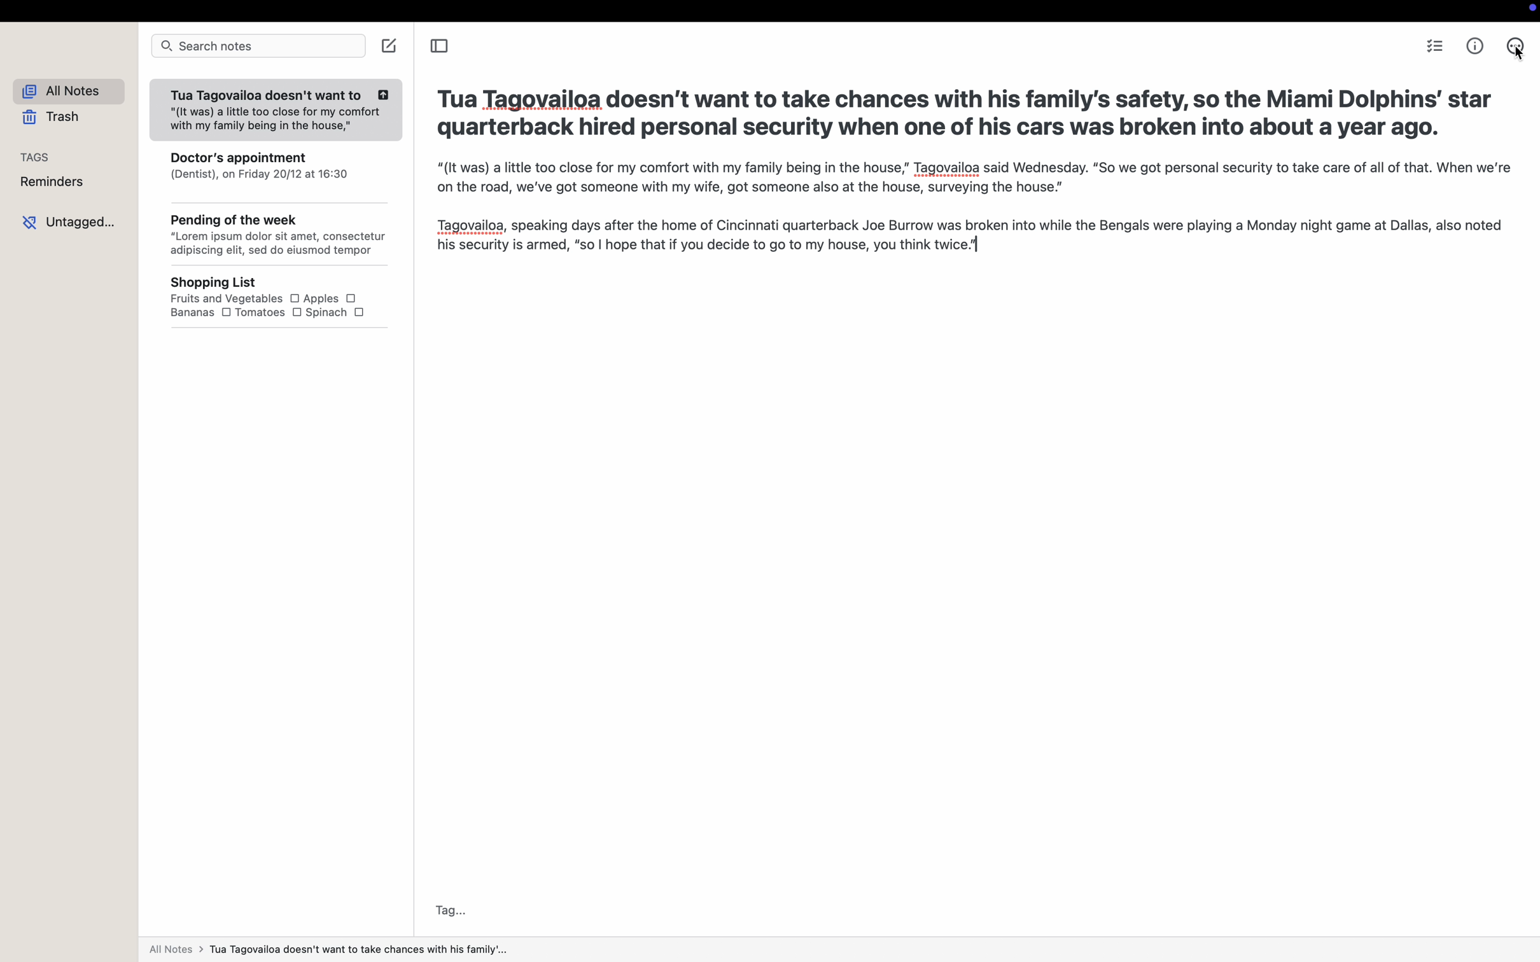 The image size is (1540, 962). What do you see at coordinates (66, 222) in the screenshot?
I see `untagged` at bounding box center [66, 222].